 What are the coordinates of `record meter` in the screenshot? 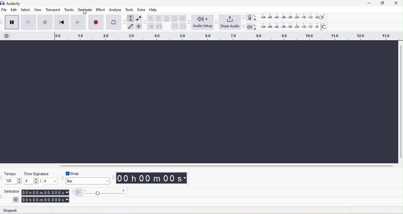 It's located at (251, 17).